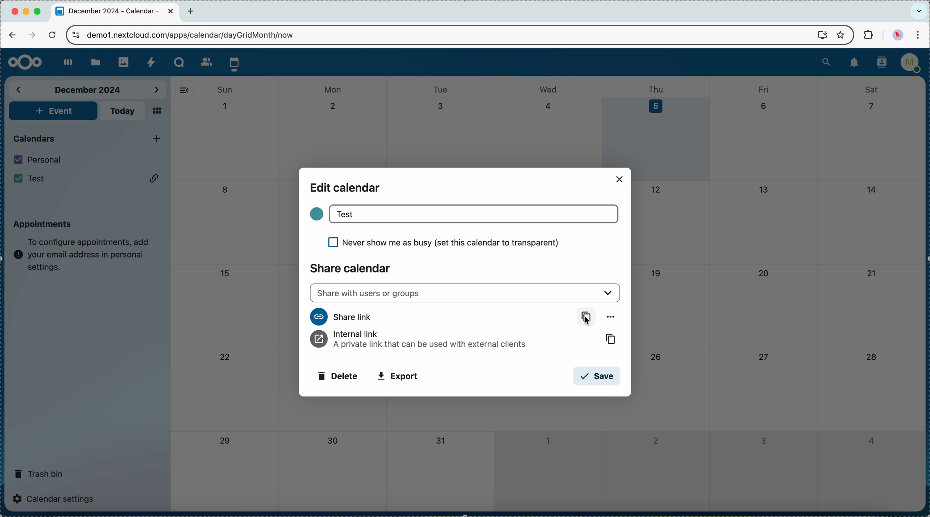 Image resolution: width=930 pixels, height=517 pixels. What do you see at coordinates (868, 107) in the screenshot?
I see `7` at bounding box center [868, 107].